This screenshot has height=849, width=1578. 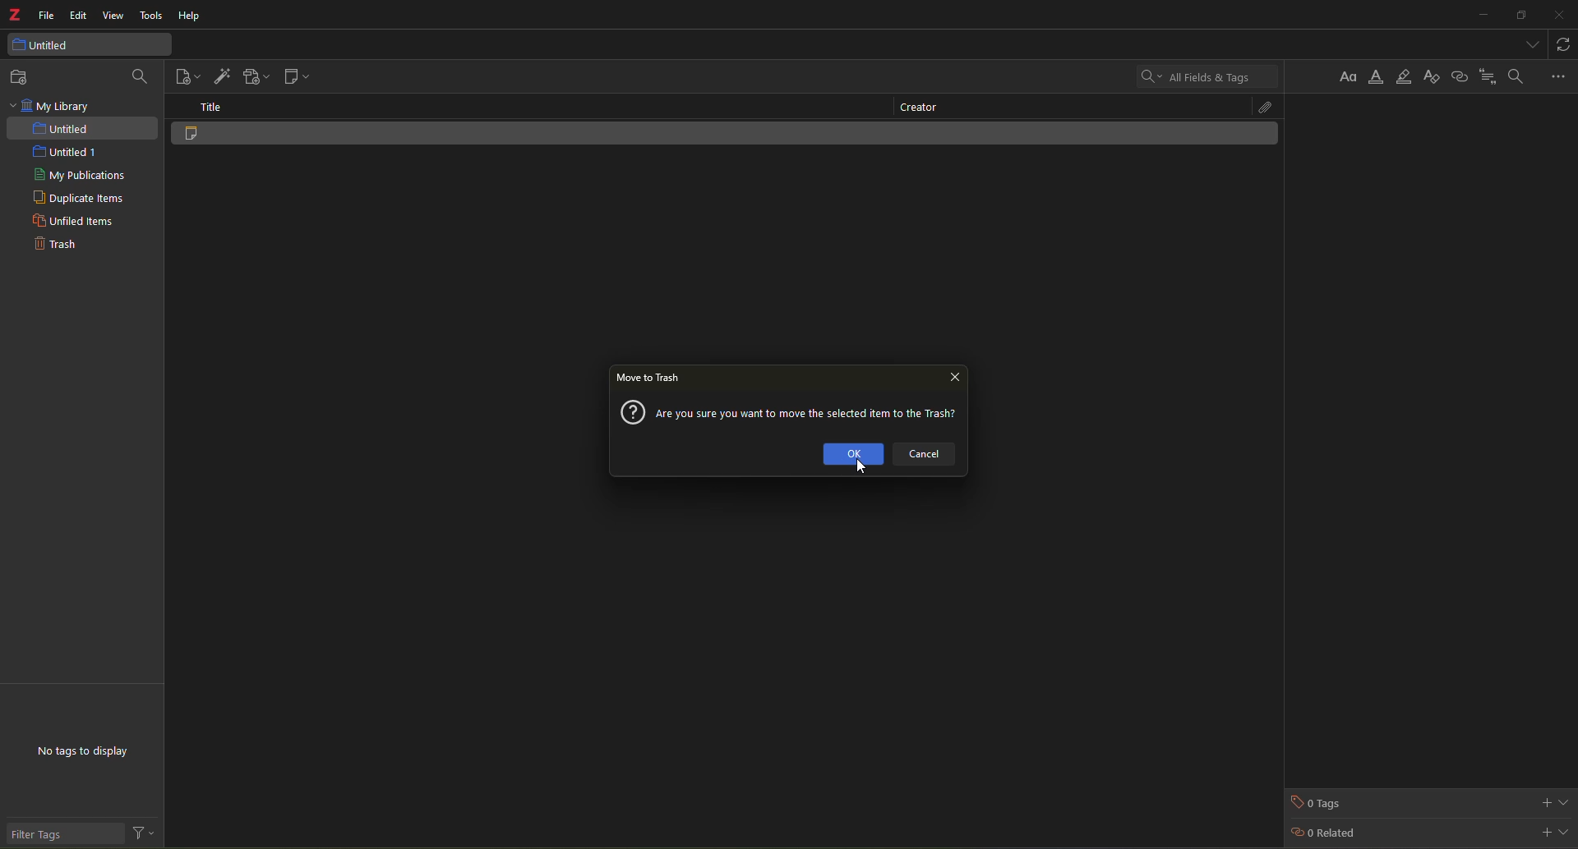 I want to click on new item, so click(x=187, y=77).